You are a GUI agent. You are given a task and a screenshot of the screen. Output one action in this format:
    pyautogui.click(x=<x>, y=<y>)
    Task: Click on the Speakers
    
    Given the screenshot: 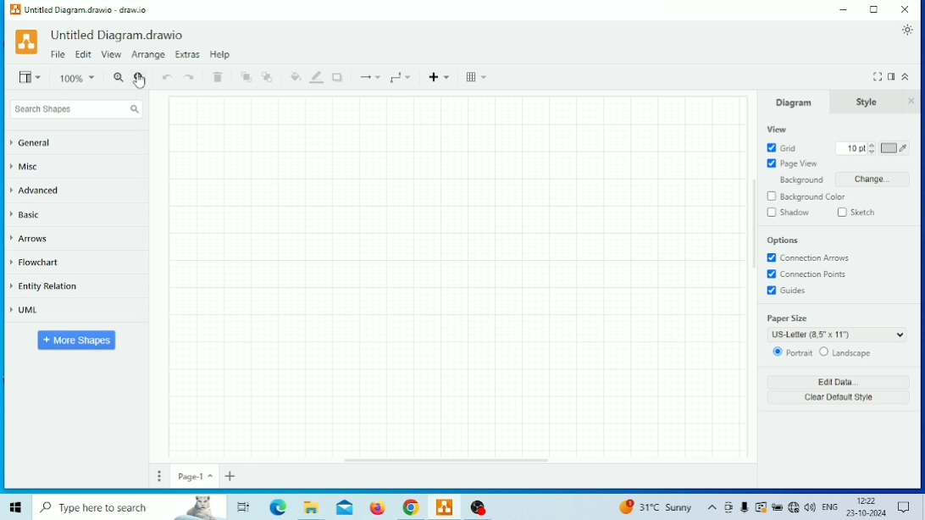 What is the action you would take?
    pyautogui.click(x=810, y=506)
    